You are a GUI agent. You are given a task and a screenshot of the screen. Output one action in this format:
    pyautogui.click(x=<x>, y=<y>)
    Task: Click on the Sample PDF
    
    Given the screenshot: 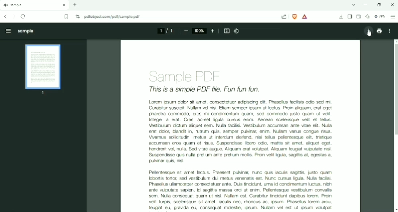 What is the action you would take?
    pyautogui.click(x=186, y=77)
    